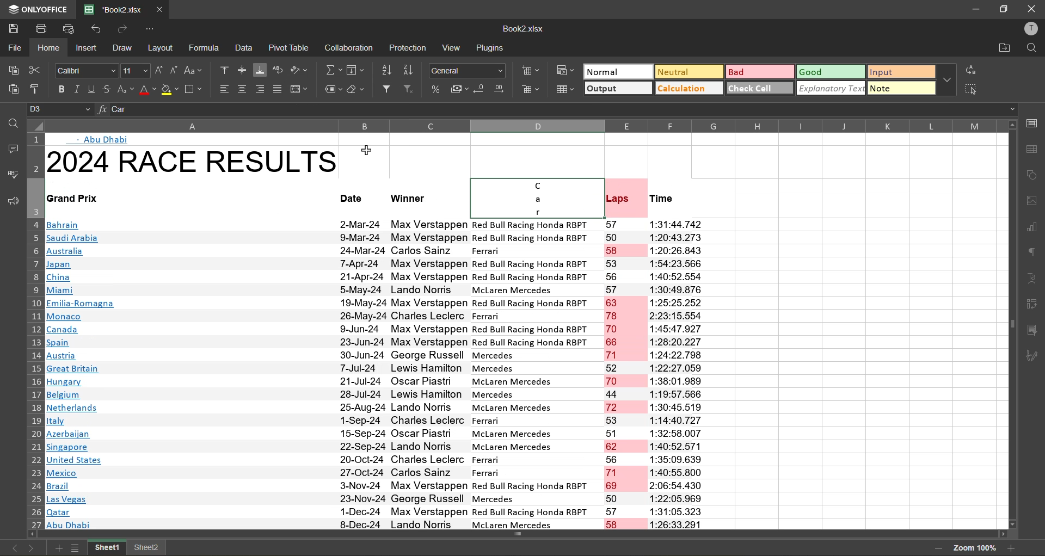 This screenshot has height=556, width=1045. I want to click on replace, so click(974, 70).